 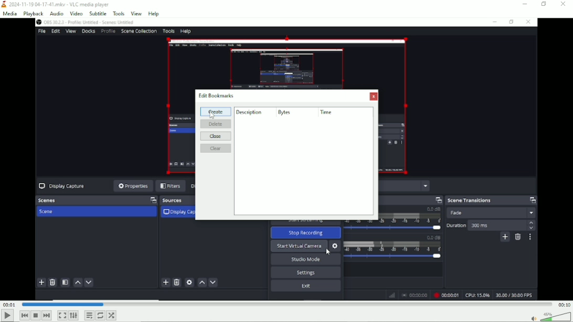 What do you see at coordinates (374, 97) in the screenshot?
I see `Close` at bounding box center [374, 97].